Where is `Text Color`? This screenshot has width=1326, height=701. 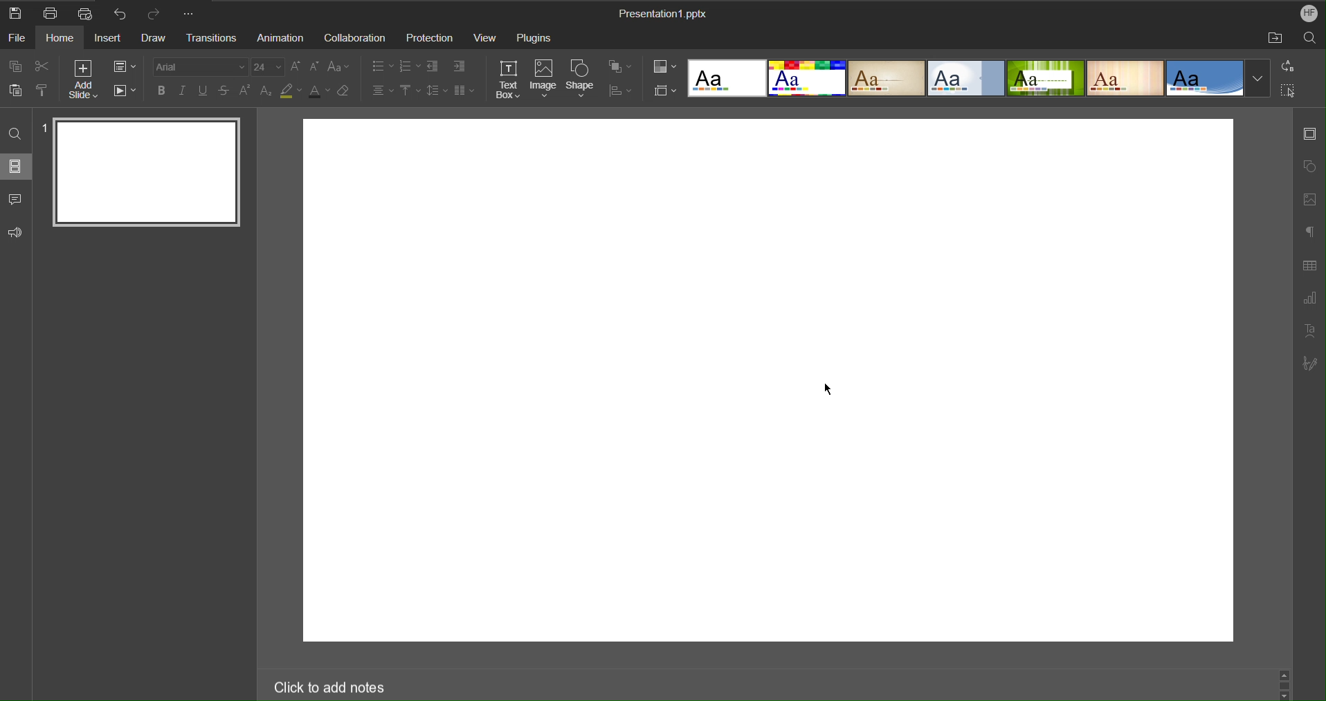 Text Color is located at coordinates (318, 91).